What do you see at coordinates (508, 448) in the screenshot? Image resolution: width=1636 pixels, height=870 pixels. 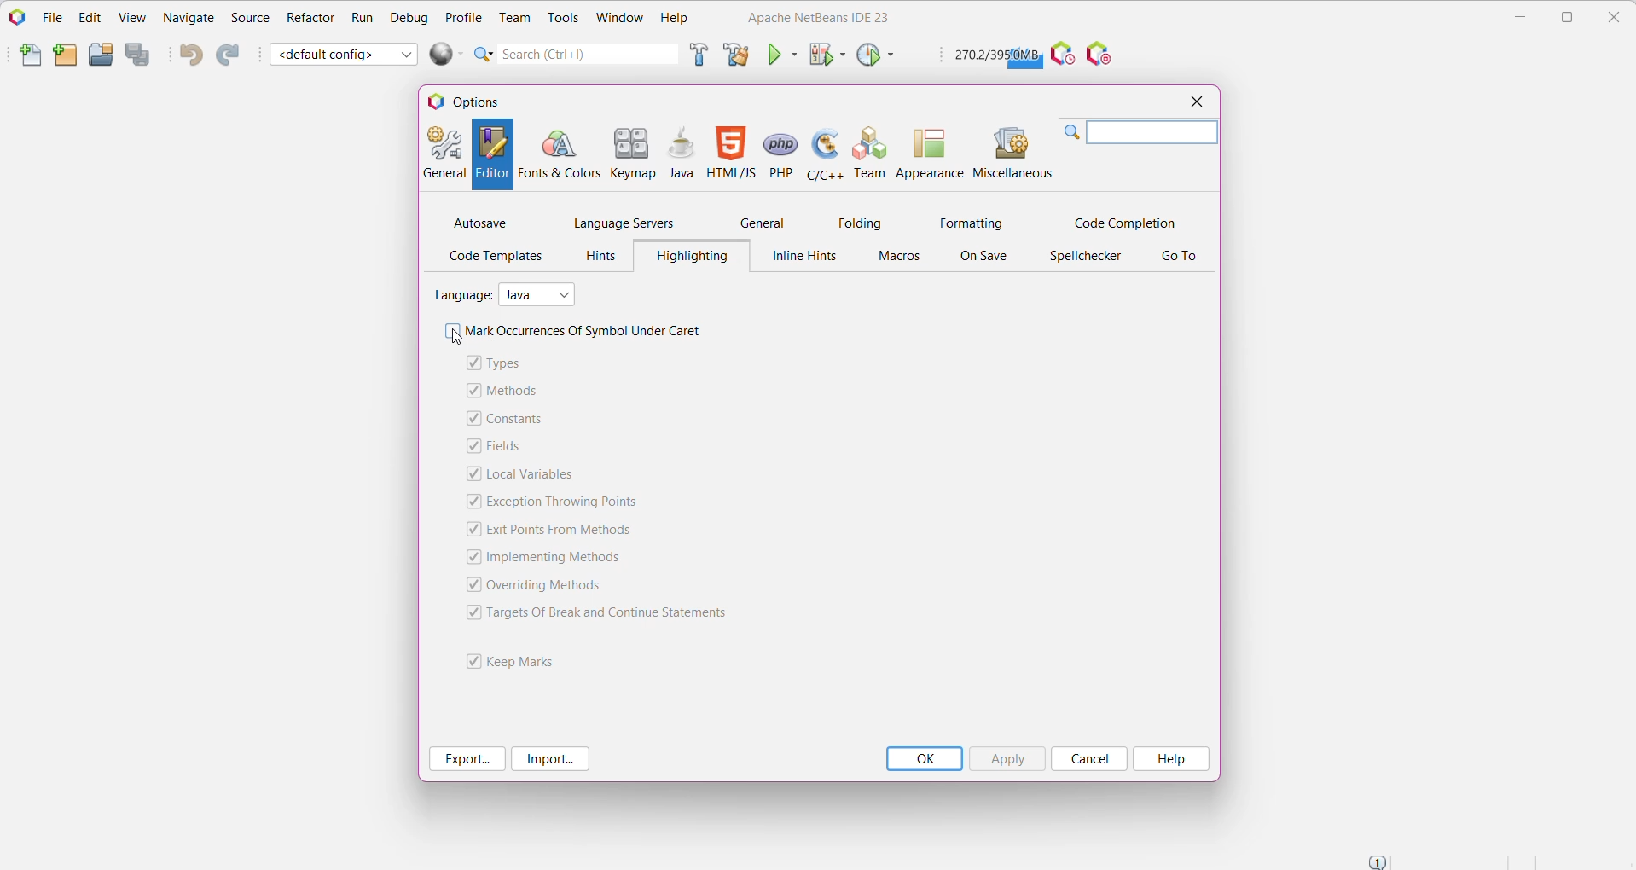 I see `Fields - click to enable` at bounding box center [508, 448].